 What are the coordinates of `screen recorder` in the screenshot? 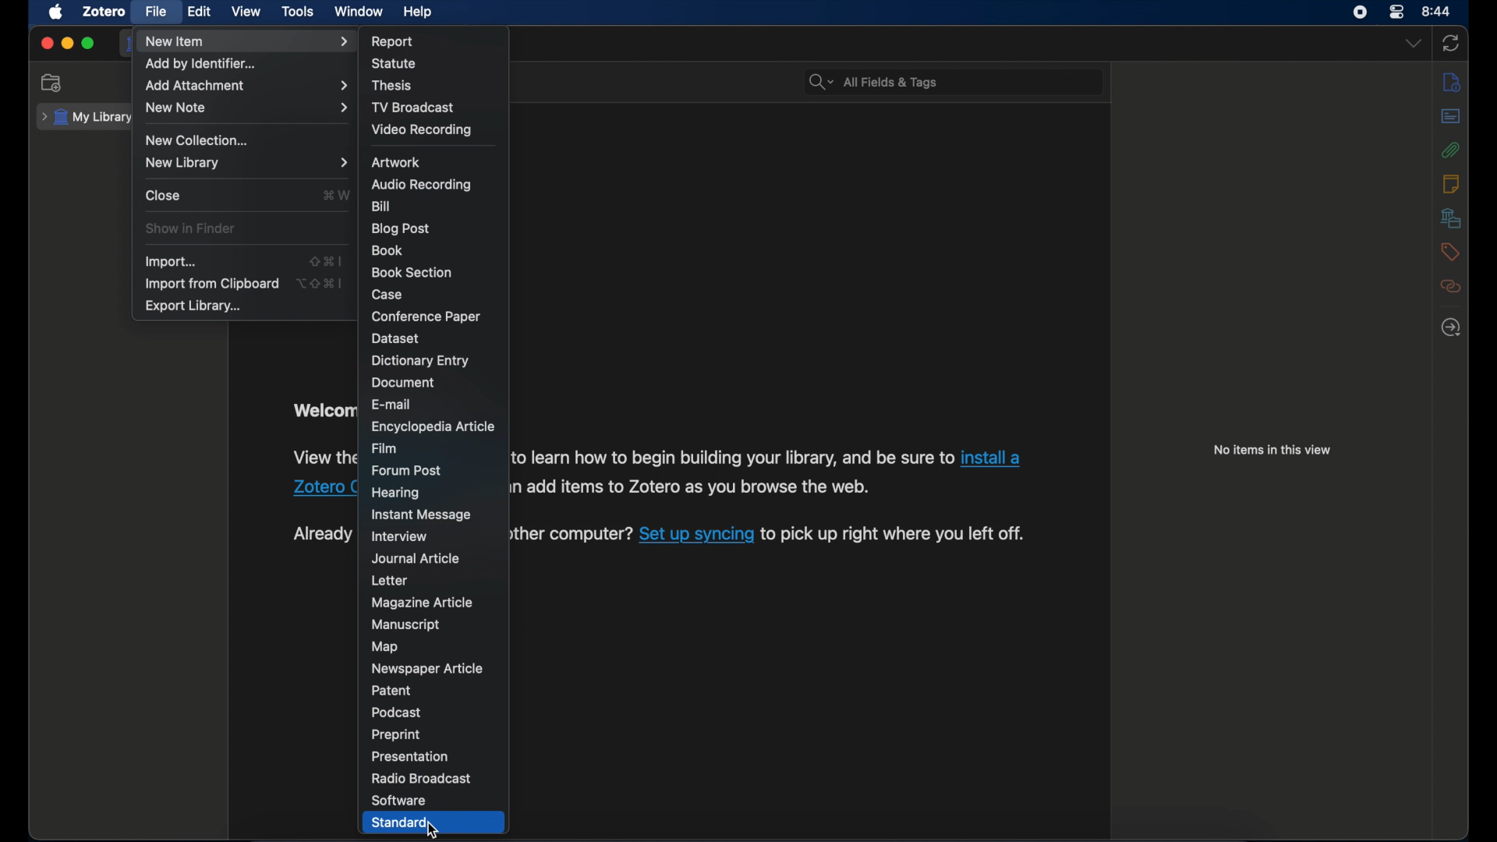 It's located at (1360, 12).